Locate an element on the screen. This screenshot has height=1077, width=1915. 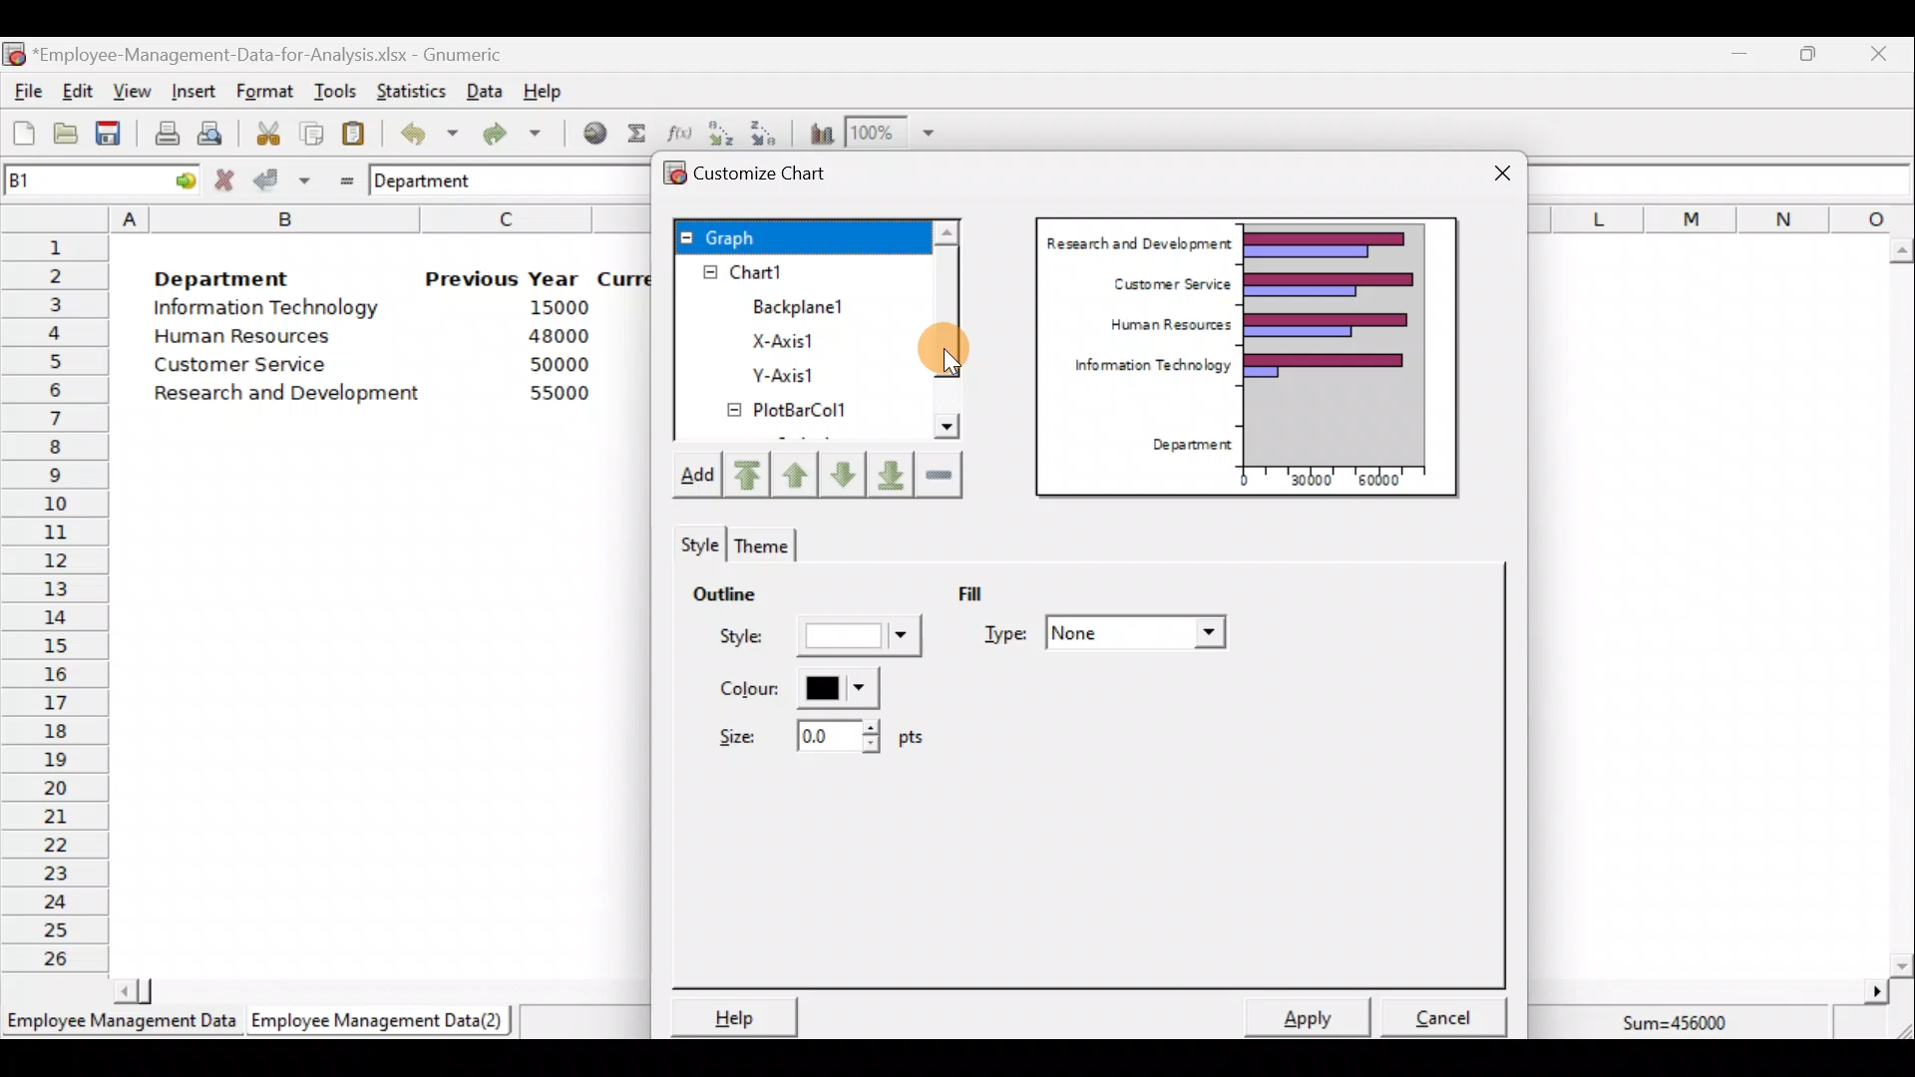
Add is located at coordinates (695, 479).